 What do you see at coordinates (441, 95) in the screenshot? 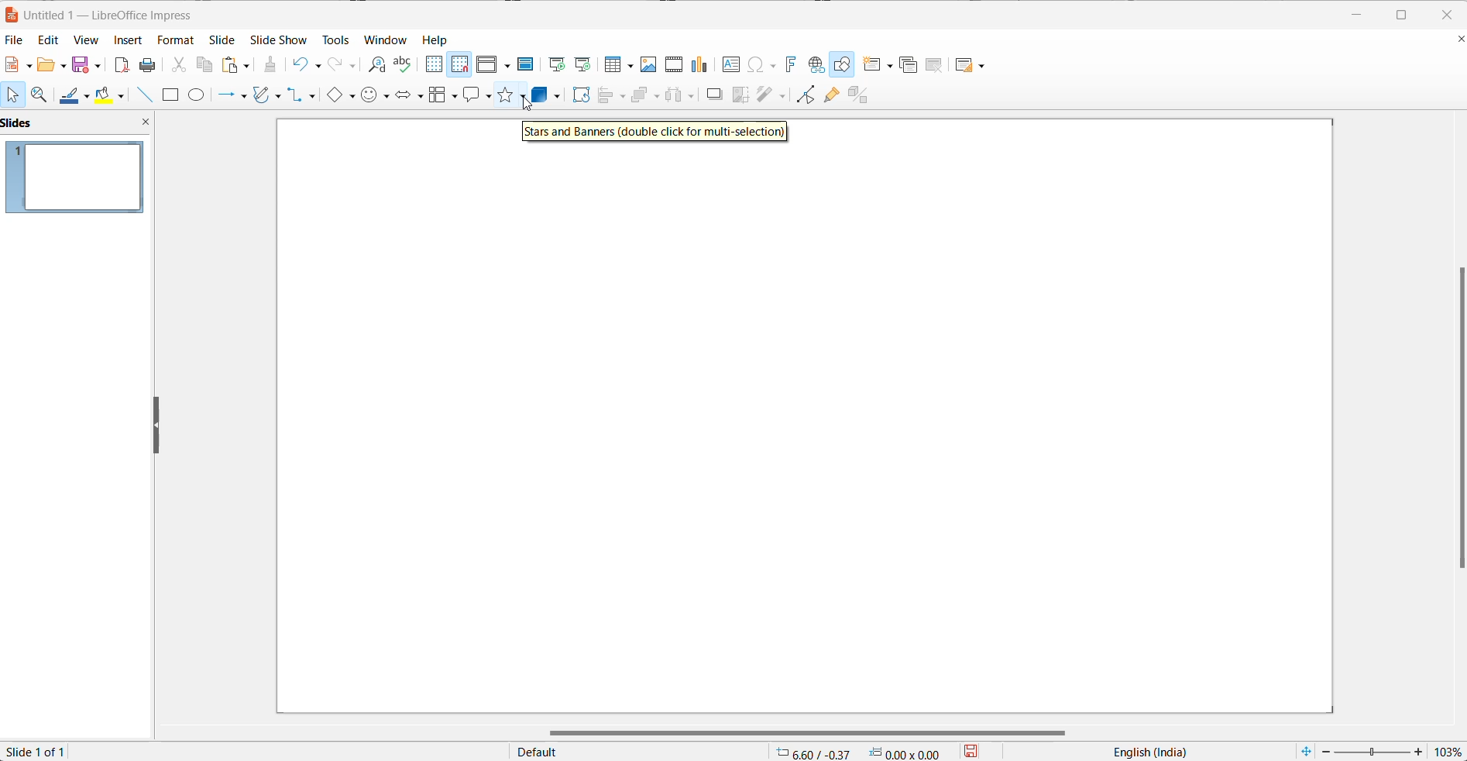
I see `flowchart` at bounding box center [441, 95].